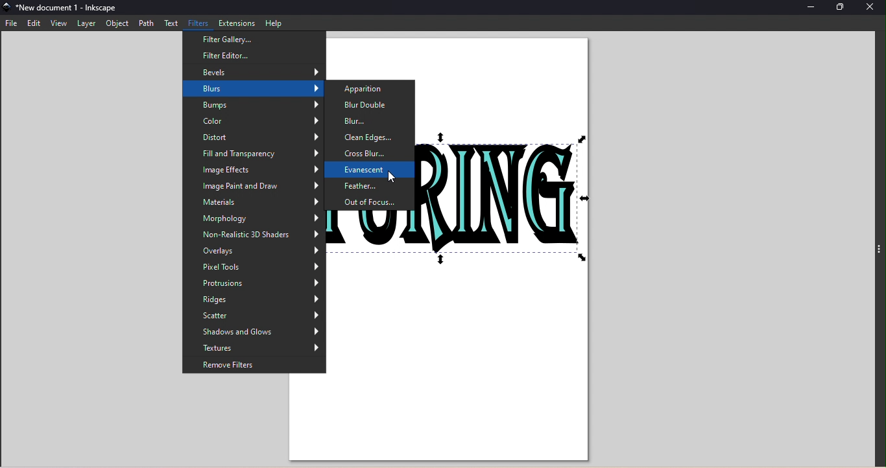 The height and width of the screenshot is (468, 886). I want to click on Blurs, so click(250, 88).